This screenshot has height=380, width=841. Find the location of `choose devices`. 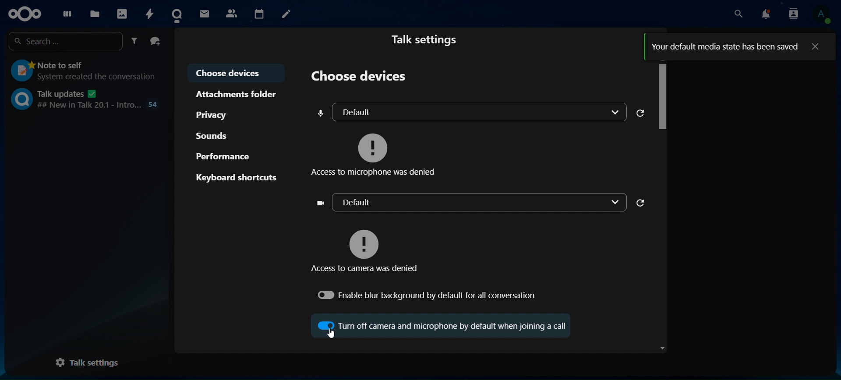

choose devices is located at coordinates (362, 77).